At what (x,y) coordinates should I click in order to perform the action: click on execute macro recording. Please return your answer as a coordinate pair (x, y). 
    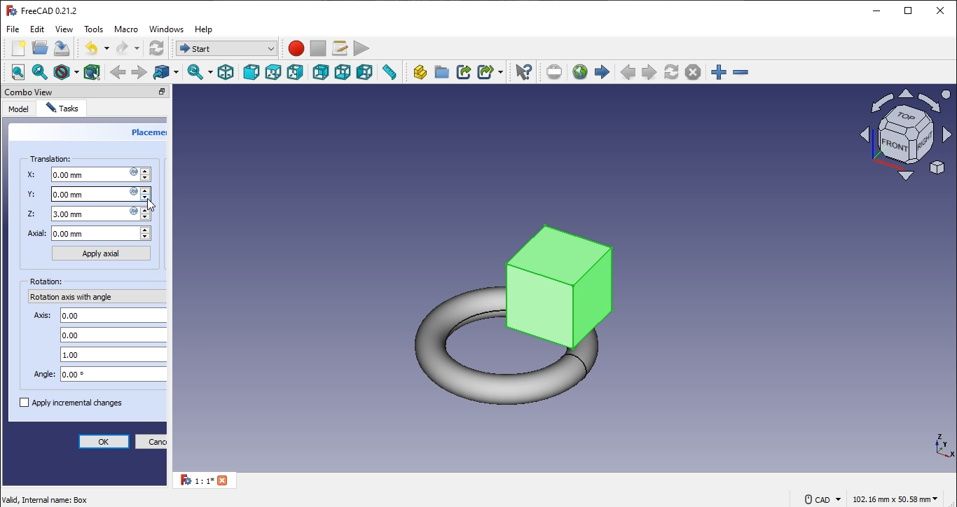
    Looking at the image, I should click on (361, 49).